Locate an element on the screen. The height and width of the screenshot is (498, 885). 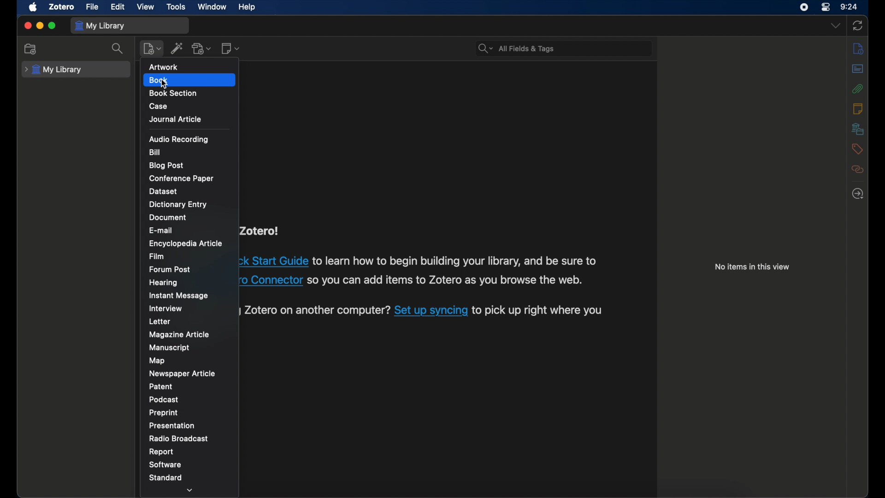
encyclopedia article is located at coordinates (188, 243).